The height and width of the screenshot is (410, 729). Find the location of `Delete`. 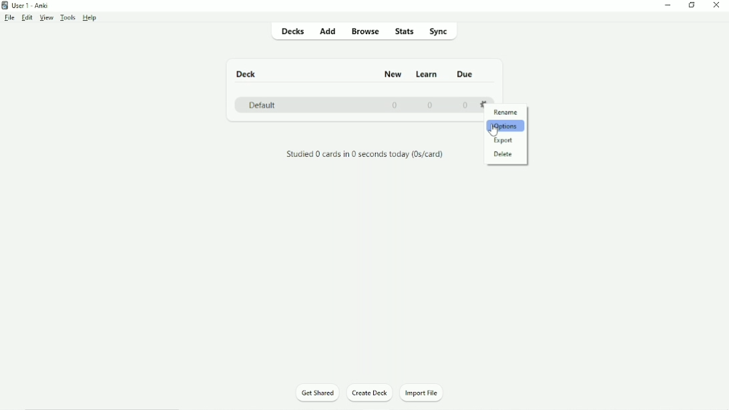

Delete is located at coordinates (503, 154).